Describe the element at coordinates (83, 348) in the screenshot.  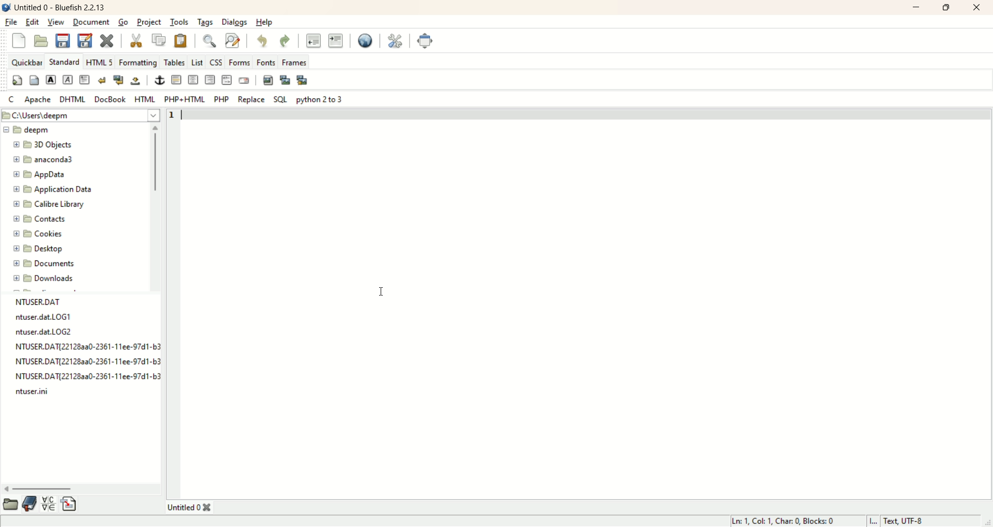
I see `text` at that location.